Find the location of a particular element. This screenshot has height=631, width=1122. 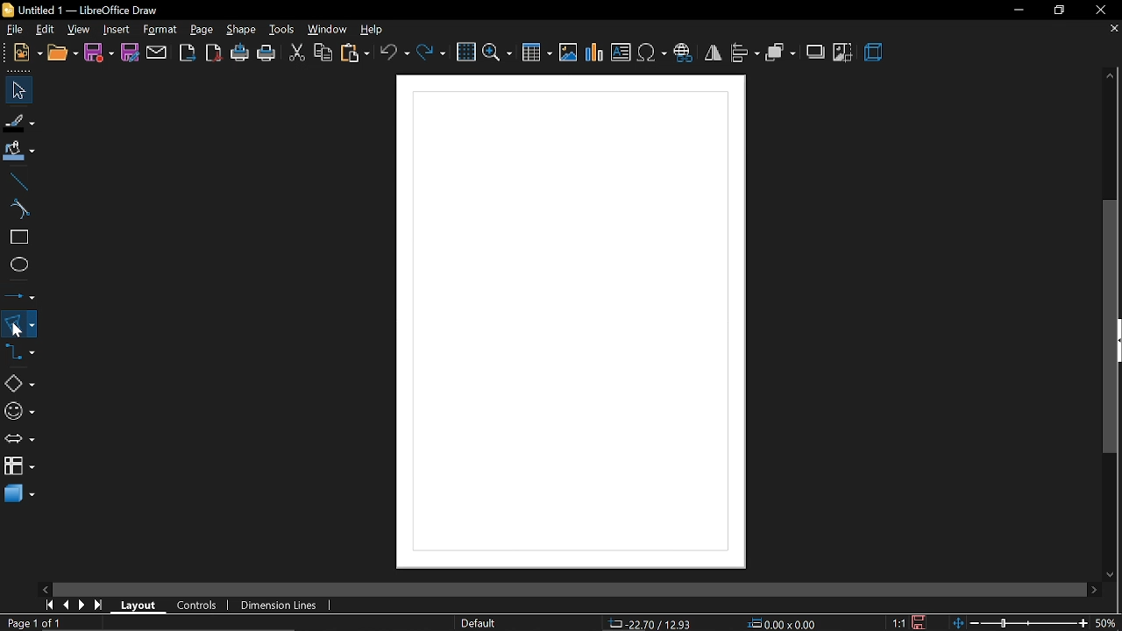

flowchart is located at coordinates (18, 466).